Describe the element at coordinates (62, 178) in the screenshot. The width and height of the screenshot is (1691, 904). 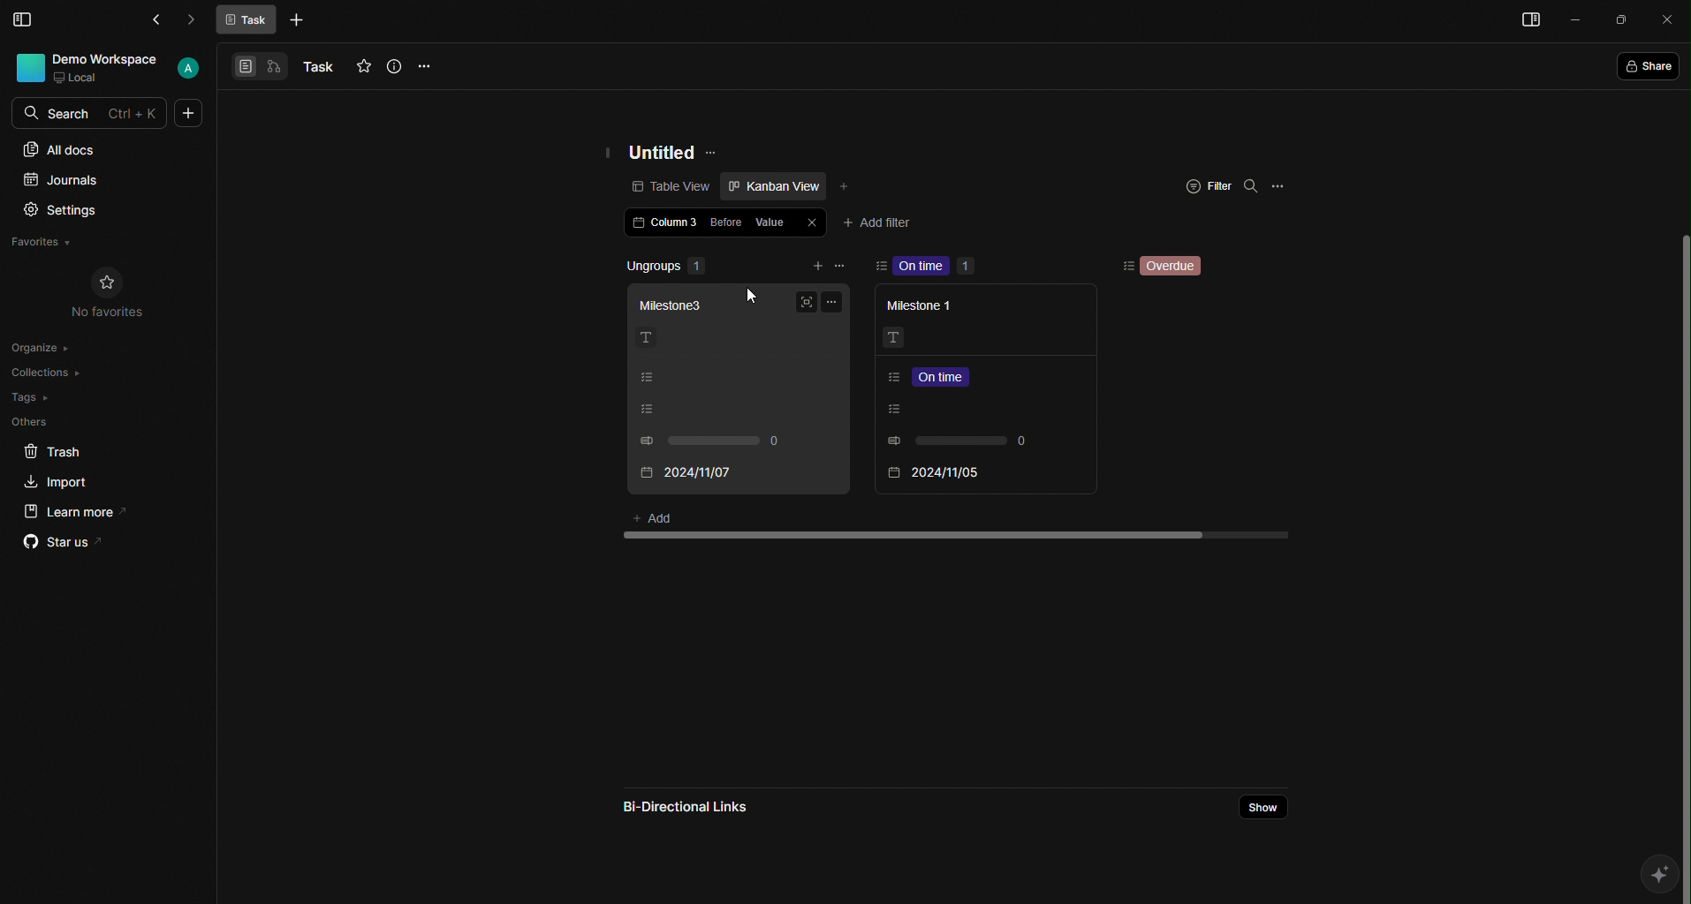
I see `Journals` at that location.